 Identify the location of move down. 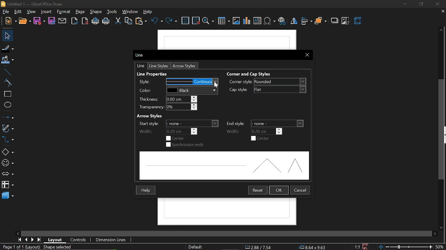
(443, 228).